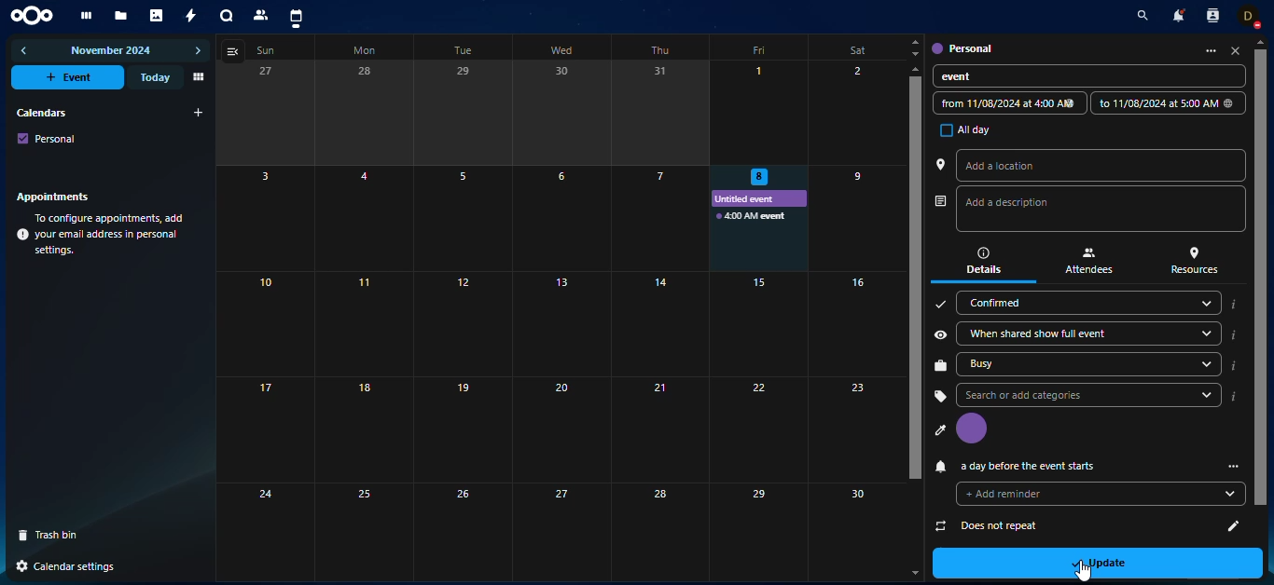 The image size is (1274, 585). I want to click on when shared show full event, so click(1034, 332).